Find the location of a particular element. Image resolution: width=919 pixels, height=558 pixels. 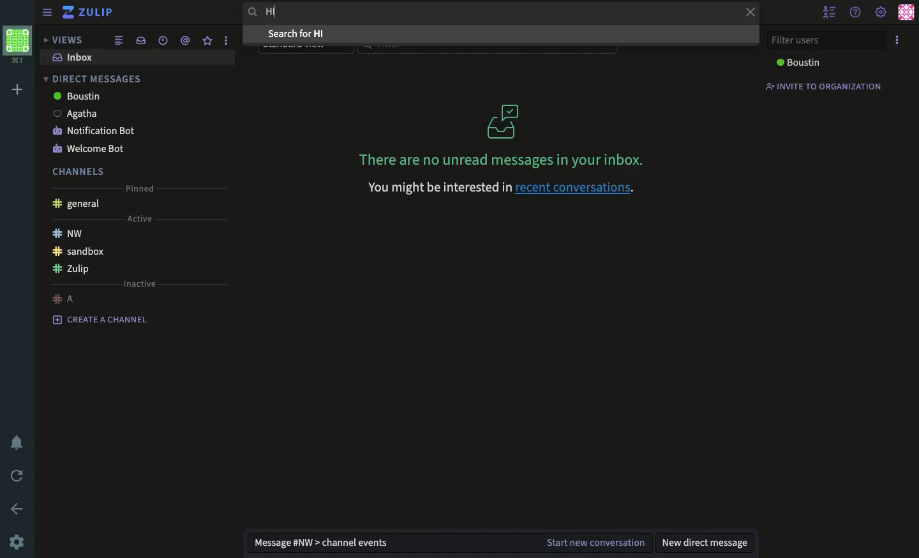

hi is located at coordinates (271, 13).